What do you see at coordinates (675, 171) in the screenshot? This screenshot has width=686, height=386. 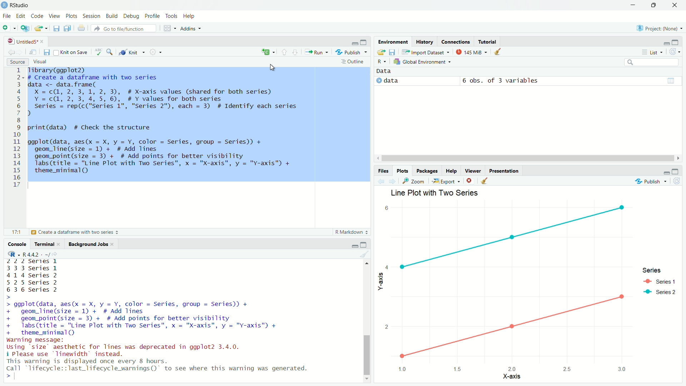 I see `Maximize` at bounding box center [675, 171].